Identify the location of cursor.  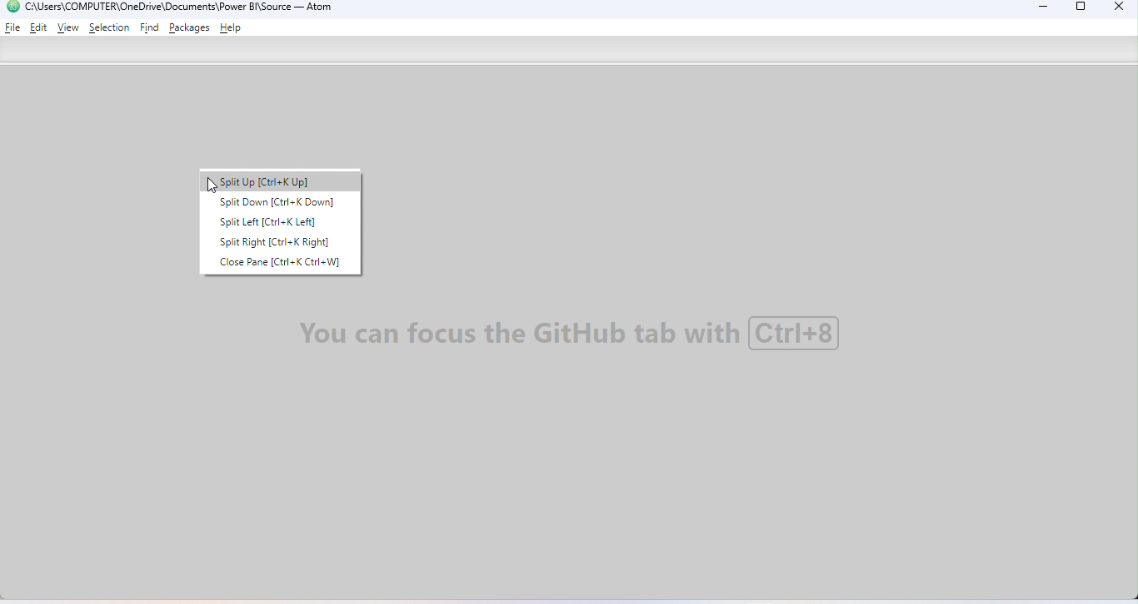
(212, 188).